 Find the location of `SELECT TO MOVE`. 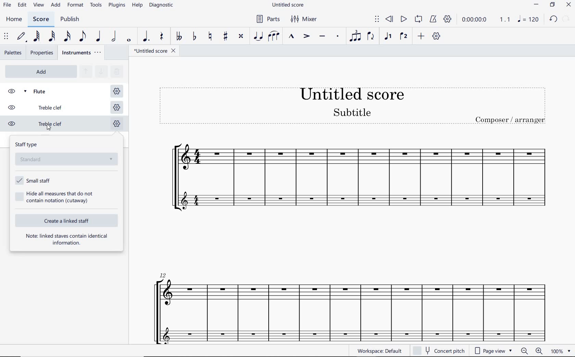

SELECT TO MOVE is located at coordinates (6, 37).